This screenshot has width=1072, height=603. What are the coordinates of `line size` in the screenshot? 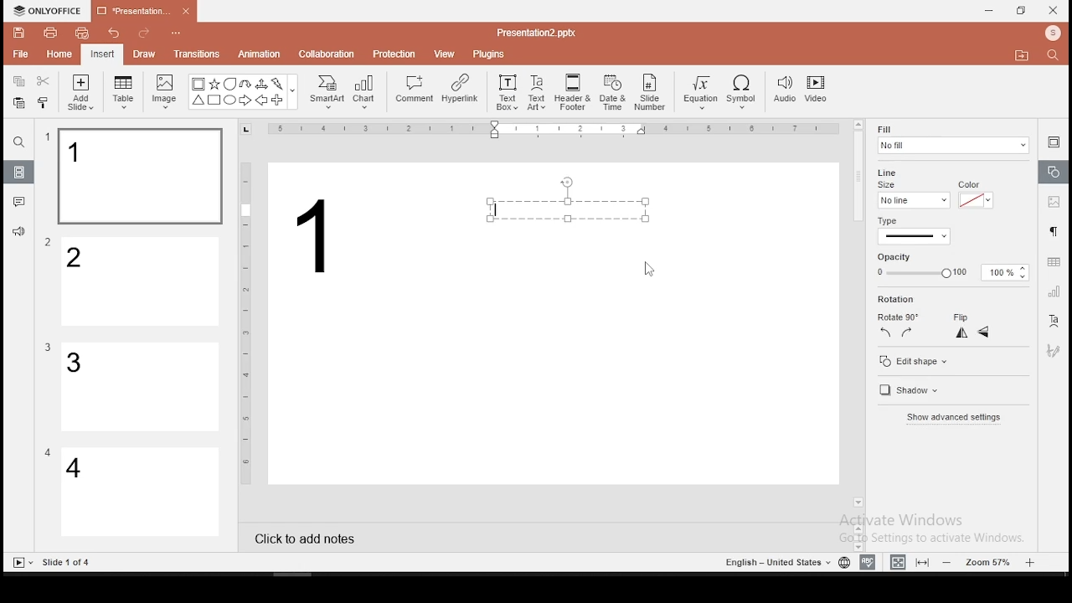 It's located at (913, 199).